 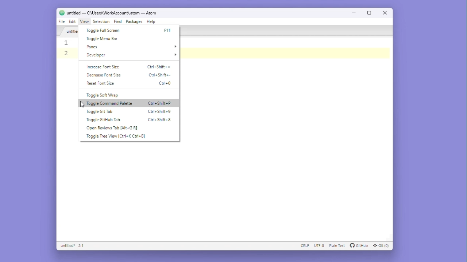 What do you see at coordinates (382, 246) in the screenshot?
I see `git (0)` at bounding box center [382, 246].